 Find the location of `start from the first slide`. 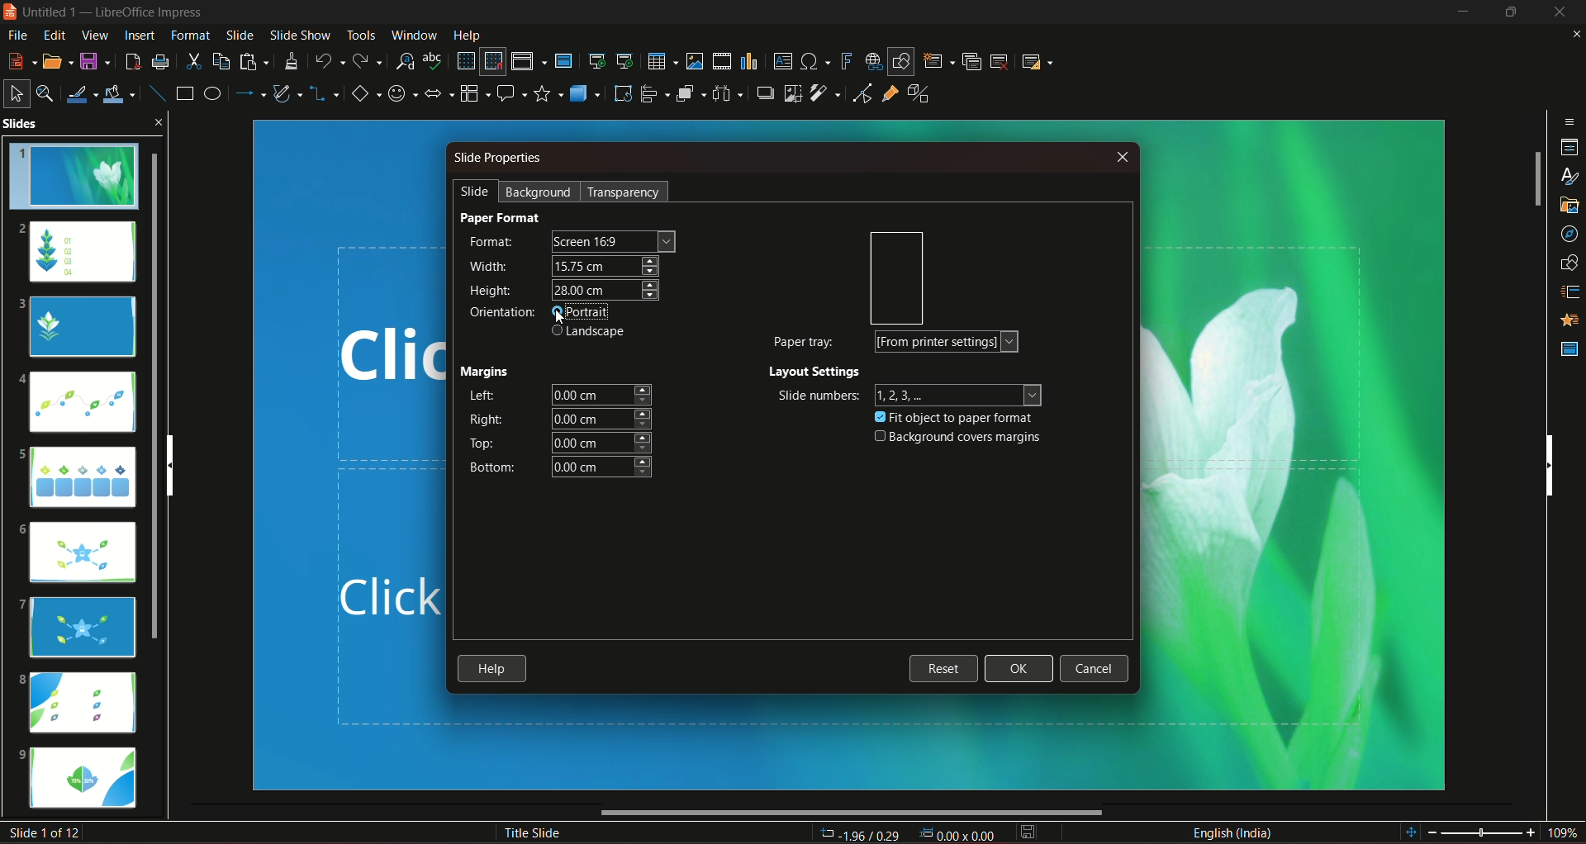

start from the first slide is located at coordinates (596, 59).